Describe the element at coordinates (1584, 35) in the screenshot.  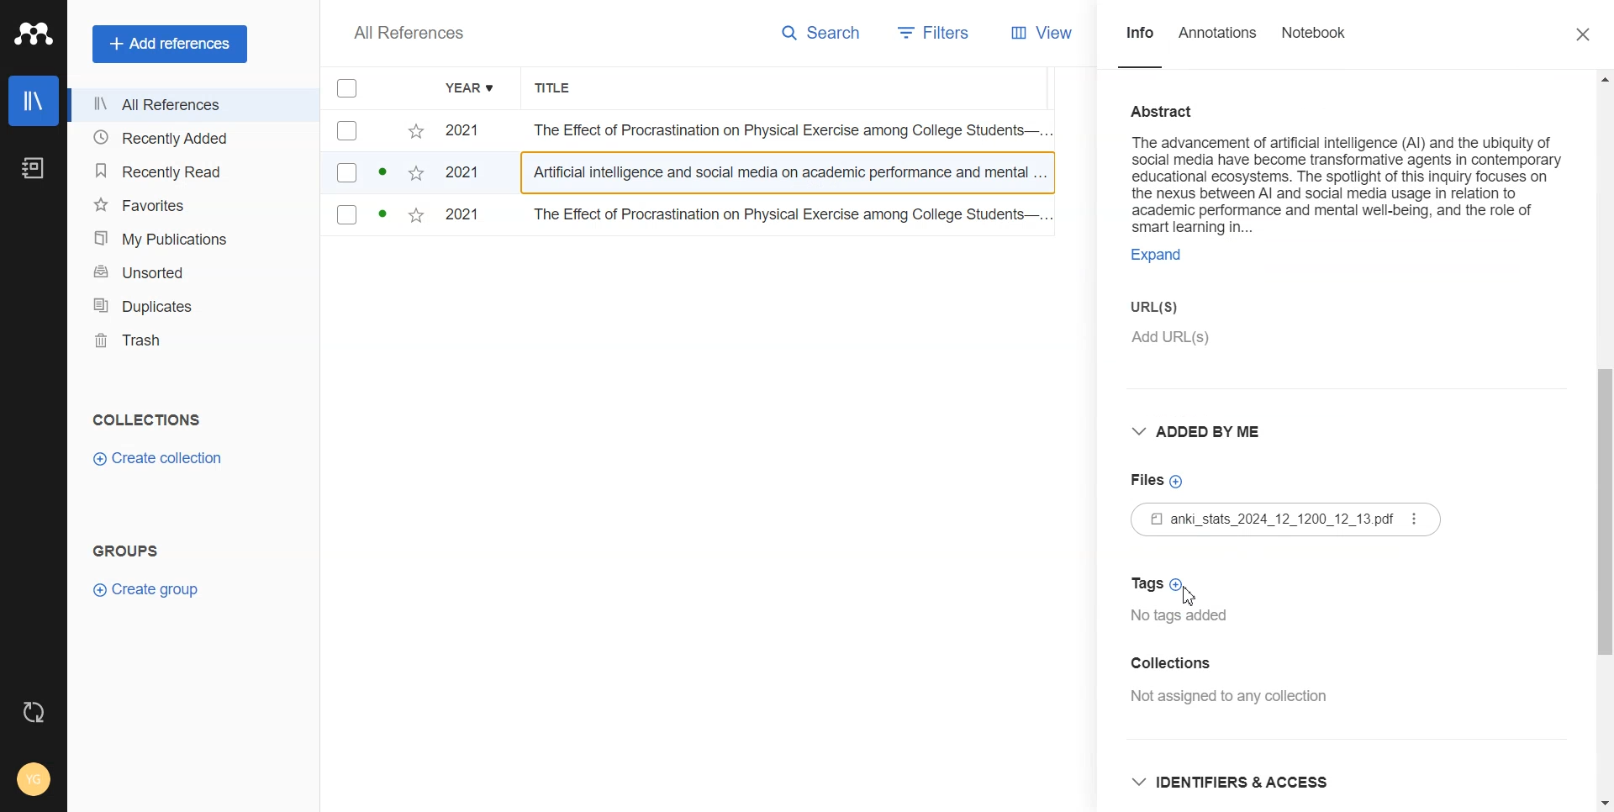
I see `Close` at that location.